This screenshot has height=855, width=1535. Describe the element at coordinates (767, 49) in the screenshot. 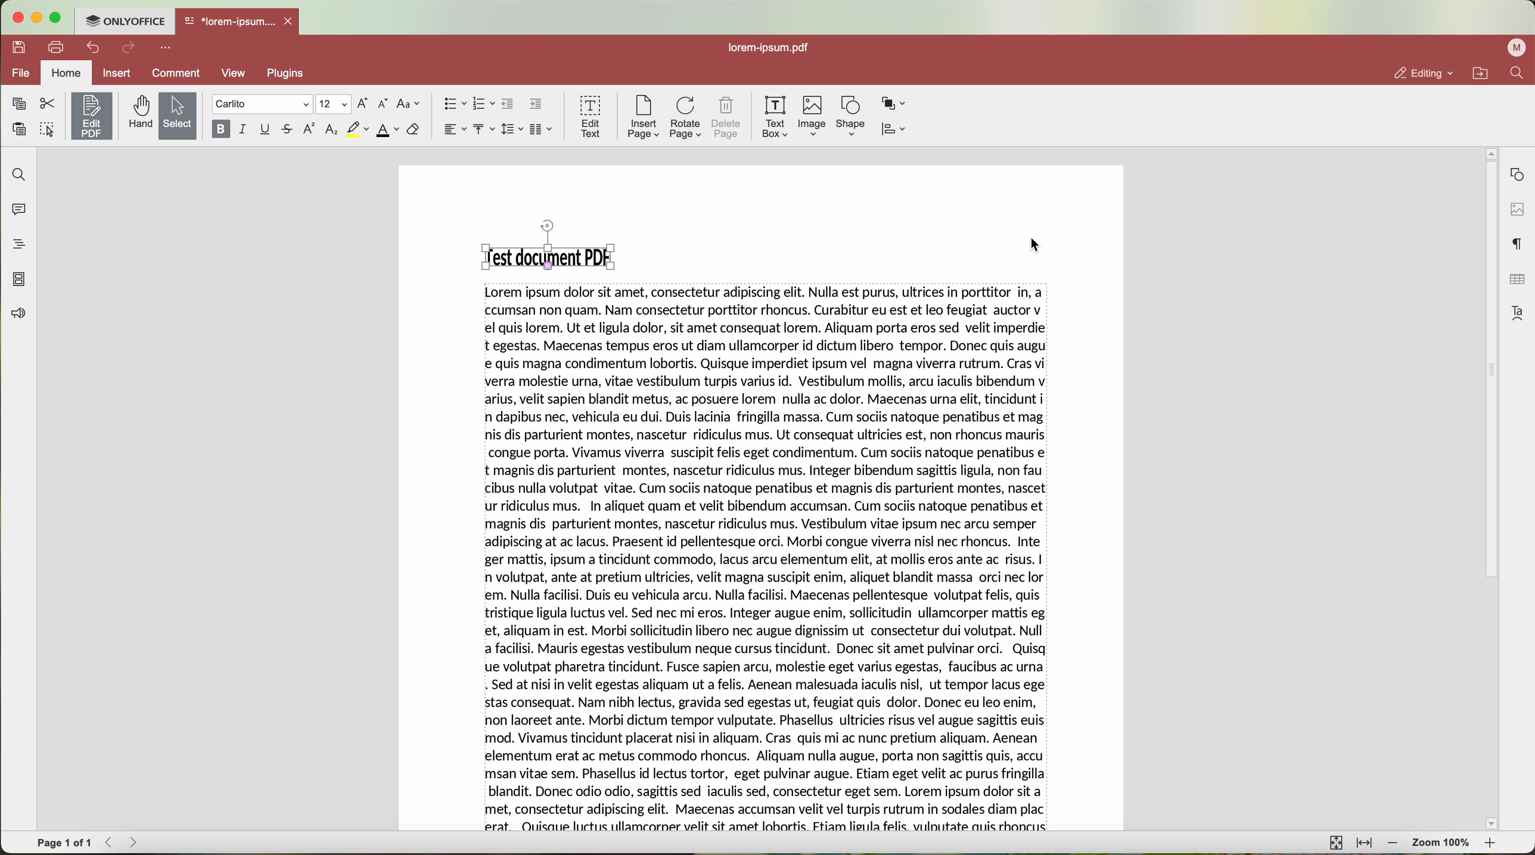

I see `lorem-ipsum.pdf` at that location.